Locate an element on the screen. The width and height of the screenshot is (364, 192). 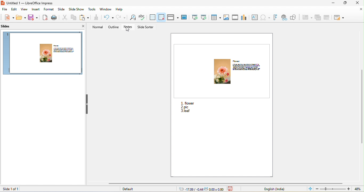
caclultaion options is located at coordinates (307, 18).